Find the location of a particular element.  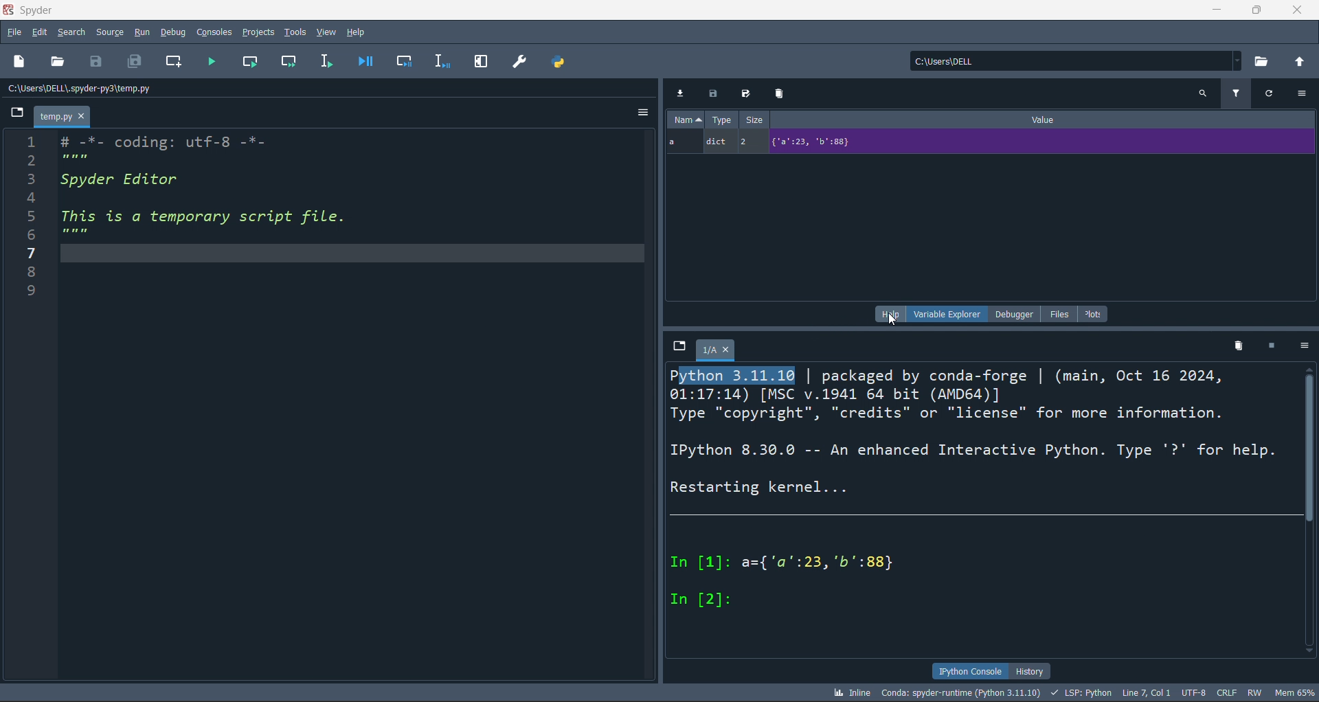

maximize is located at coordinates (1257, 10).